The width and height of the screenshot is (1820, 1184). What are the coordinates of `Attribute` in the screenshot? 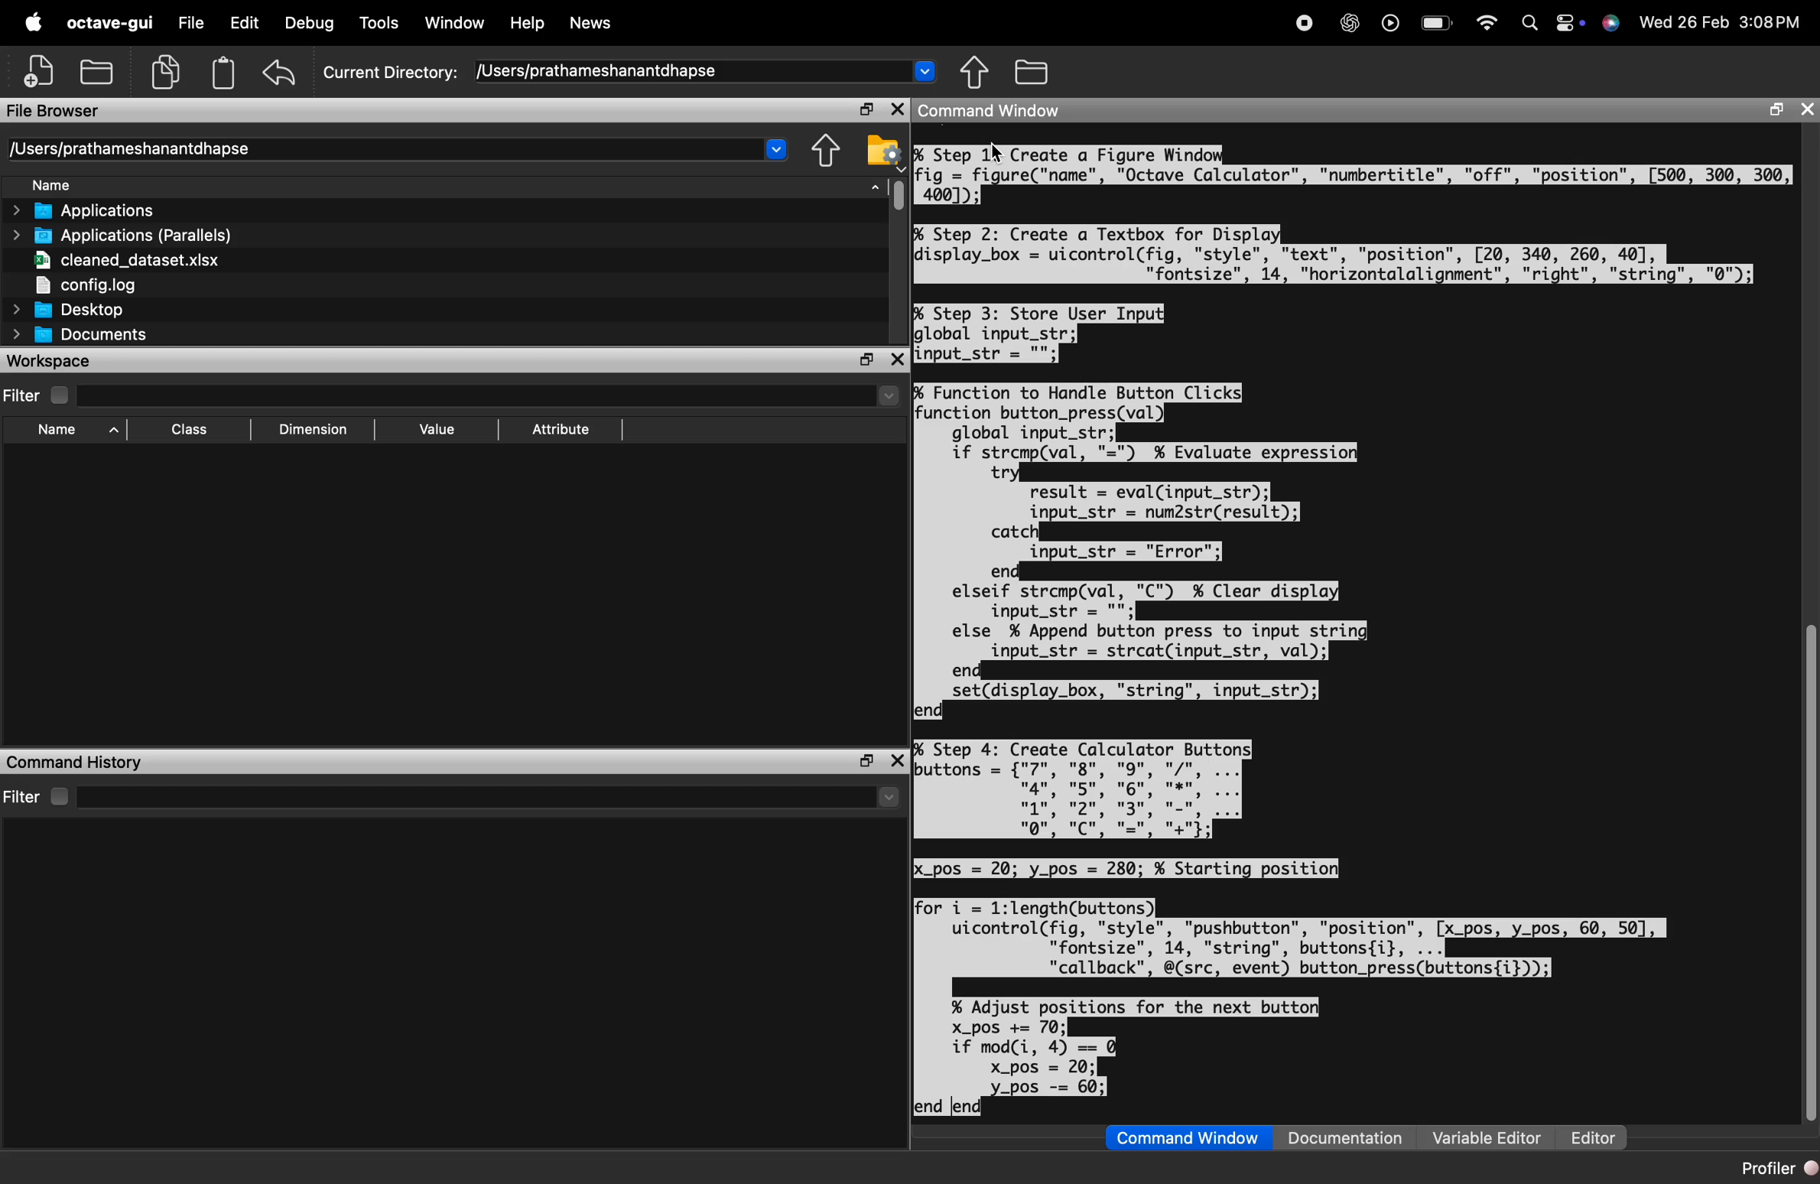 It's located at (559, 432).